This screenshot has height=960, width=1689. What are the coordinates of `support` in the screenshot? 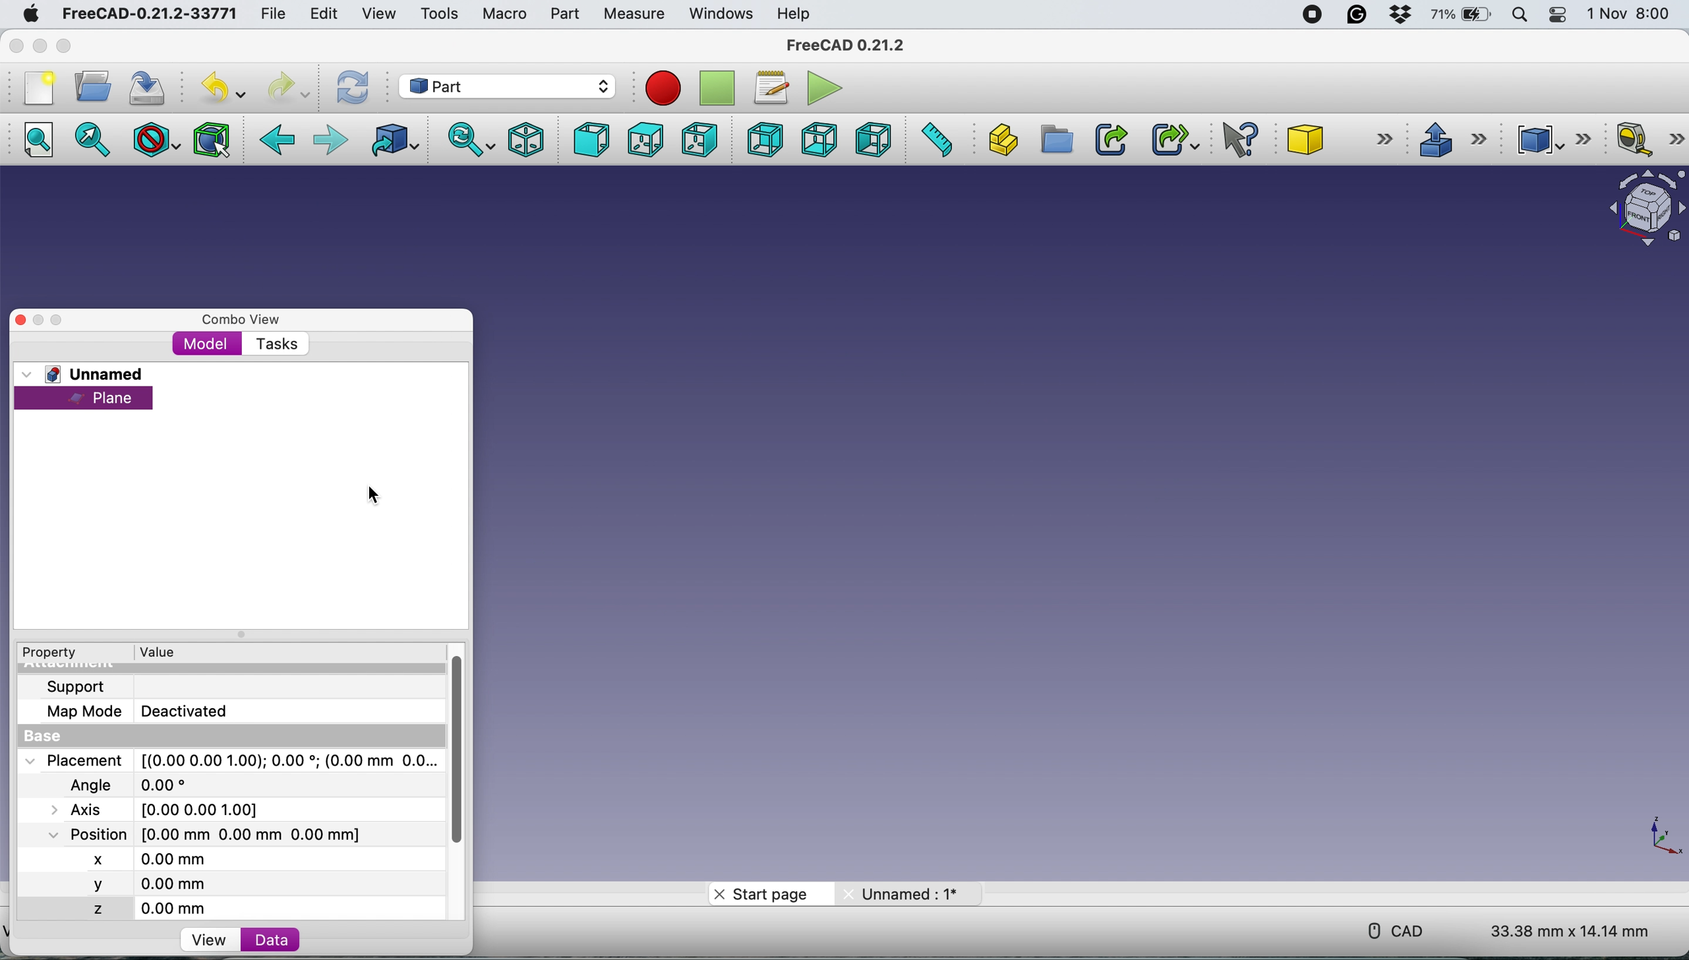 It's located at (88, 688).